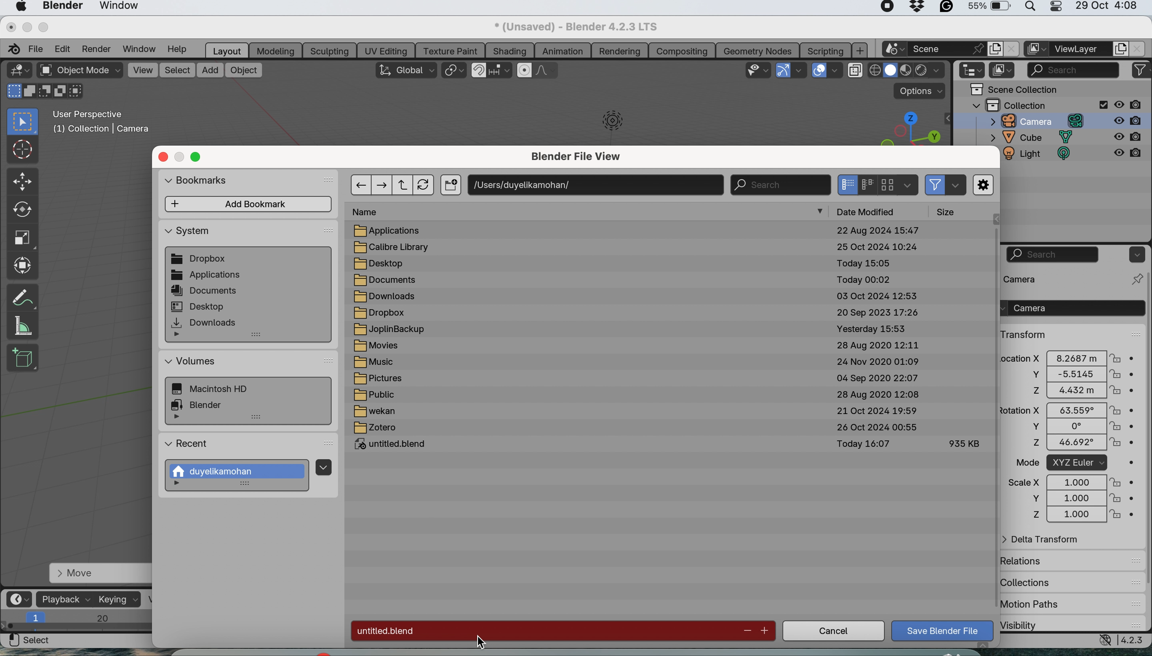 The image size is (1152, 656). I want to click on desktop, so click(199, 306).